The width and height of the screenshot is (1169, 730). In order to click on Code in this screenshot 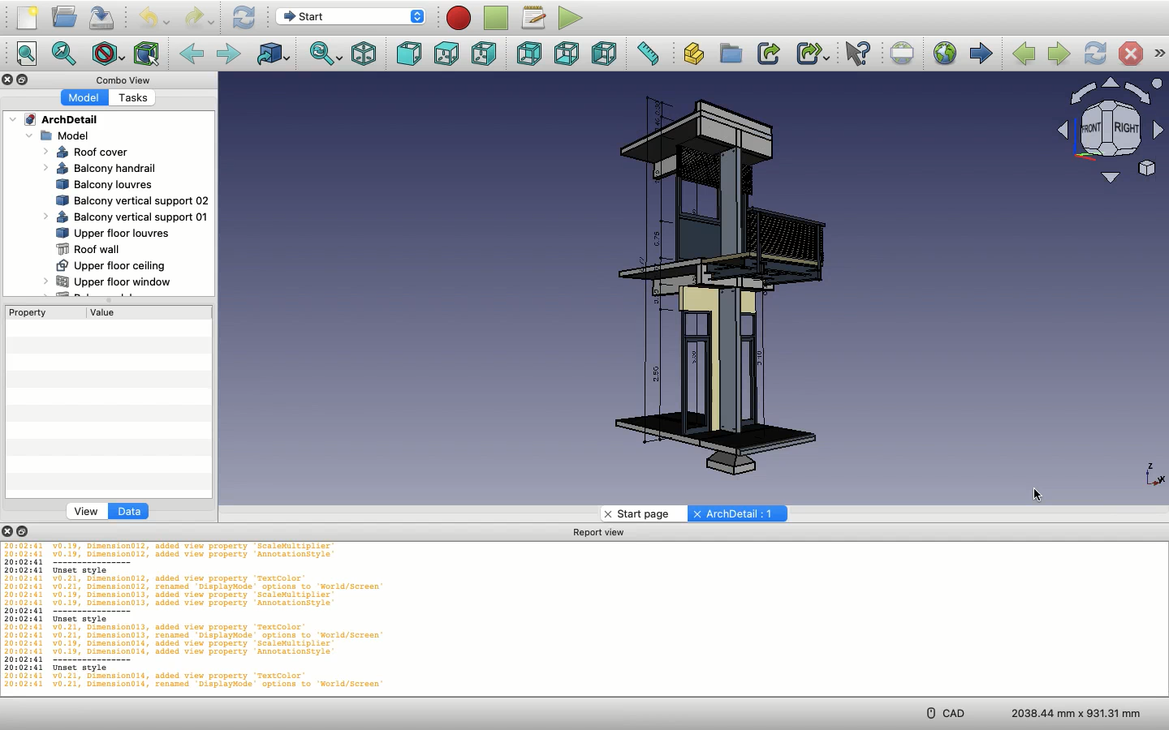, I will do `click(218, 615)`.